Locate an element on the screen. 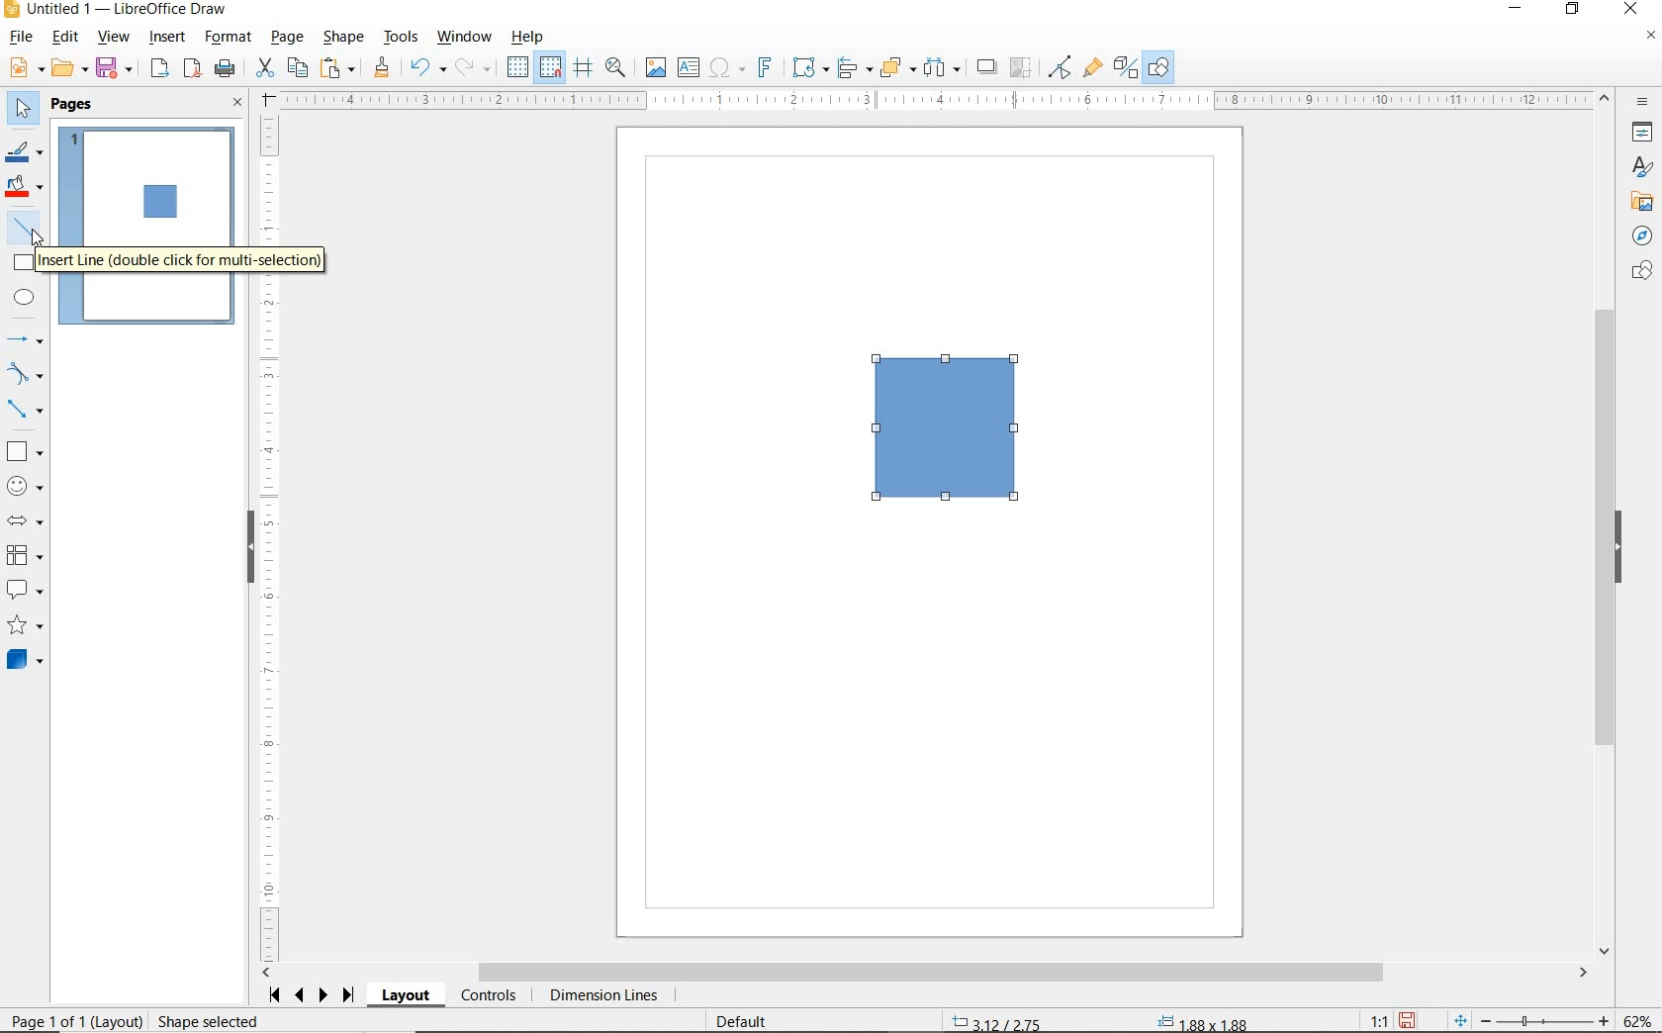 The width and height of the screenshot is (1662, 1033). HIDE is located at coordinates (250, 549).